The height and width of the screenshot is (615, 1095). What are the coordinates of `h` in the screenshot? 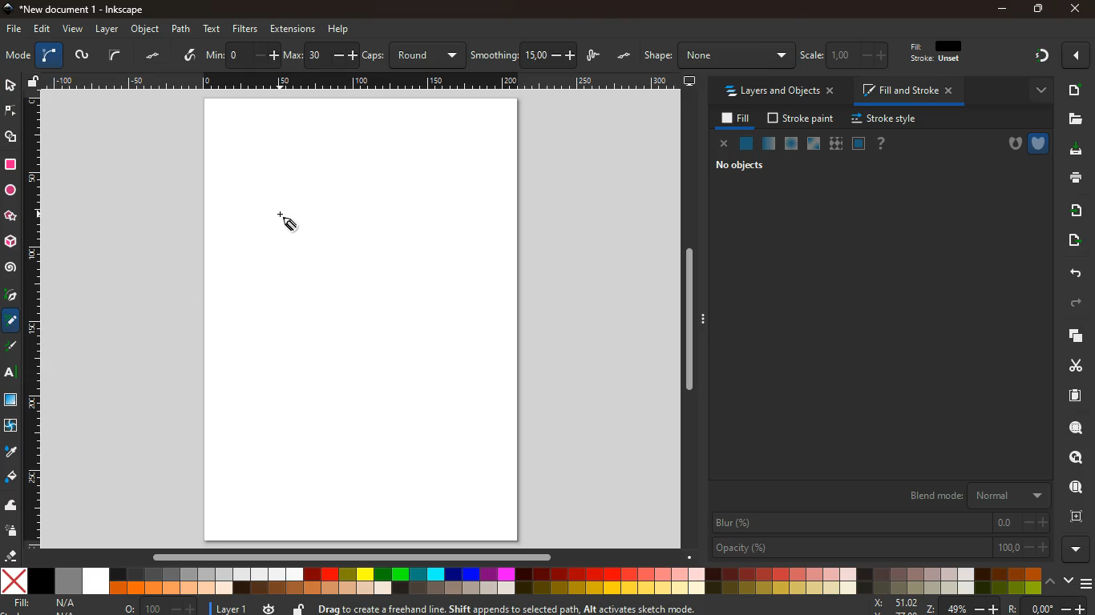 It's located at (717, 55).